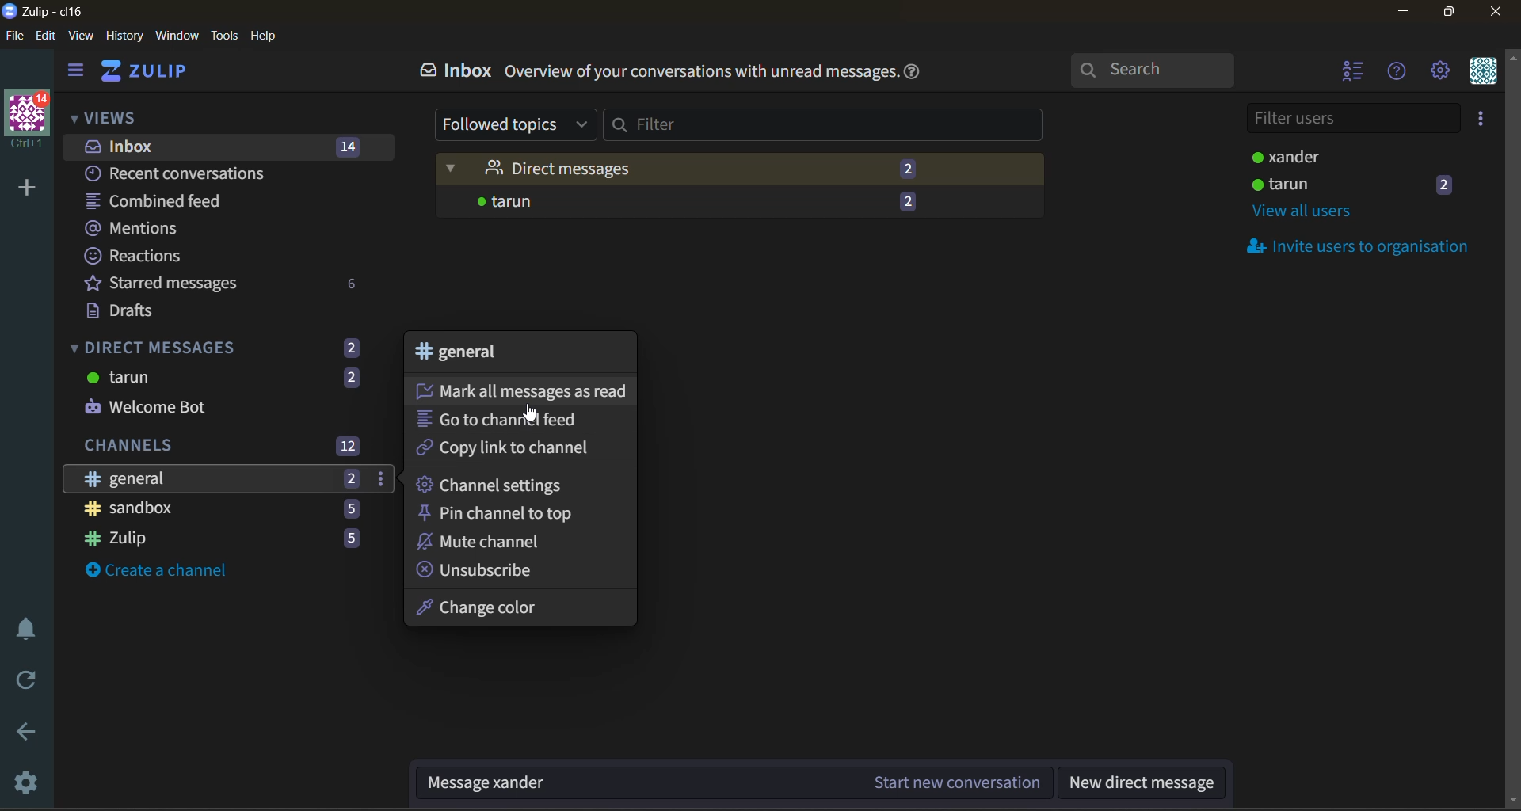 Image resolution: width=1521 pixels, height=811 pixels. Describe the element at coordinates (224, 540) in the screenshot. I see `zulip 5` at that location.